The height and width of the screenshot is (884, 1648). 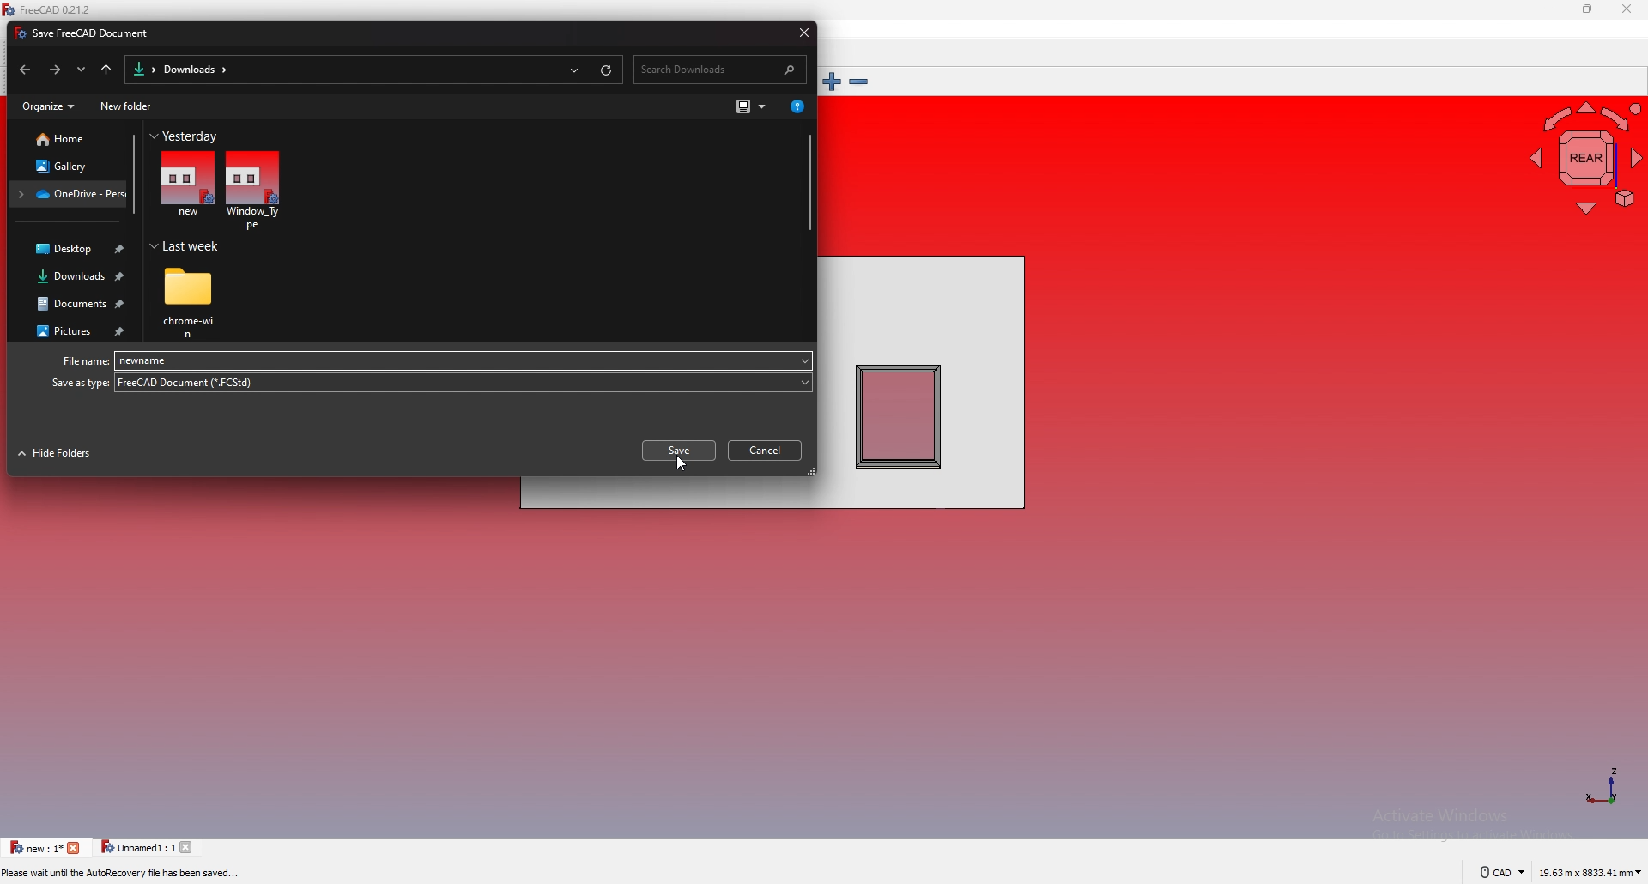 What do you see at coordinates (573, 70) in the screenshot?
I see `recent` at bounding box center [573, 70].